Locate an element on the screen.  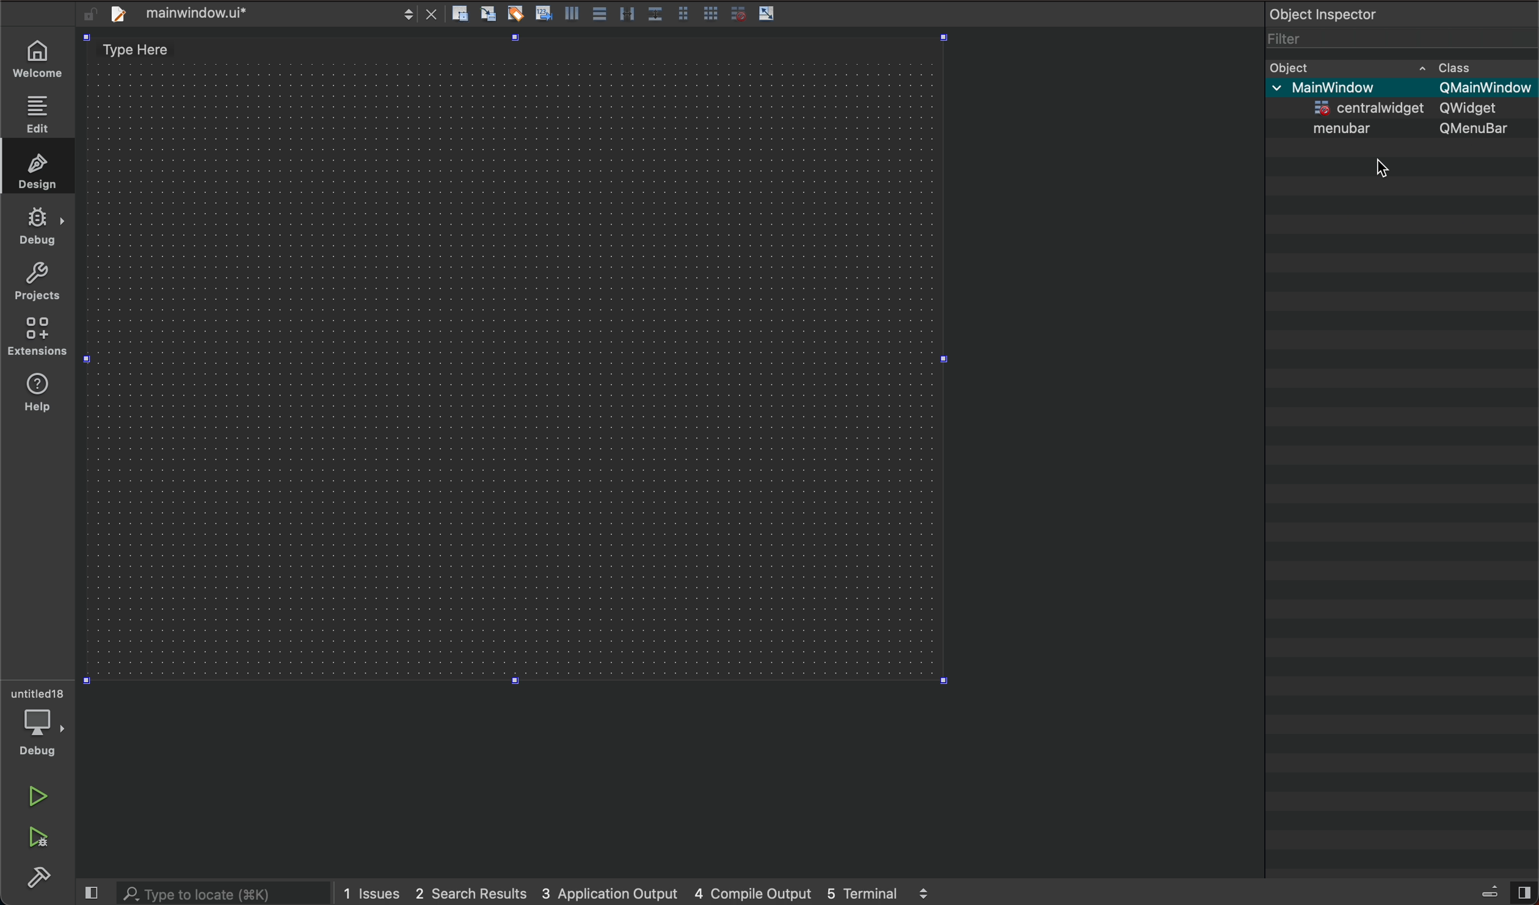
file bar is located at coordinates (208, 15).